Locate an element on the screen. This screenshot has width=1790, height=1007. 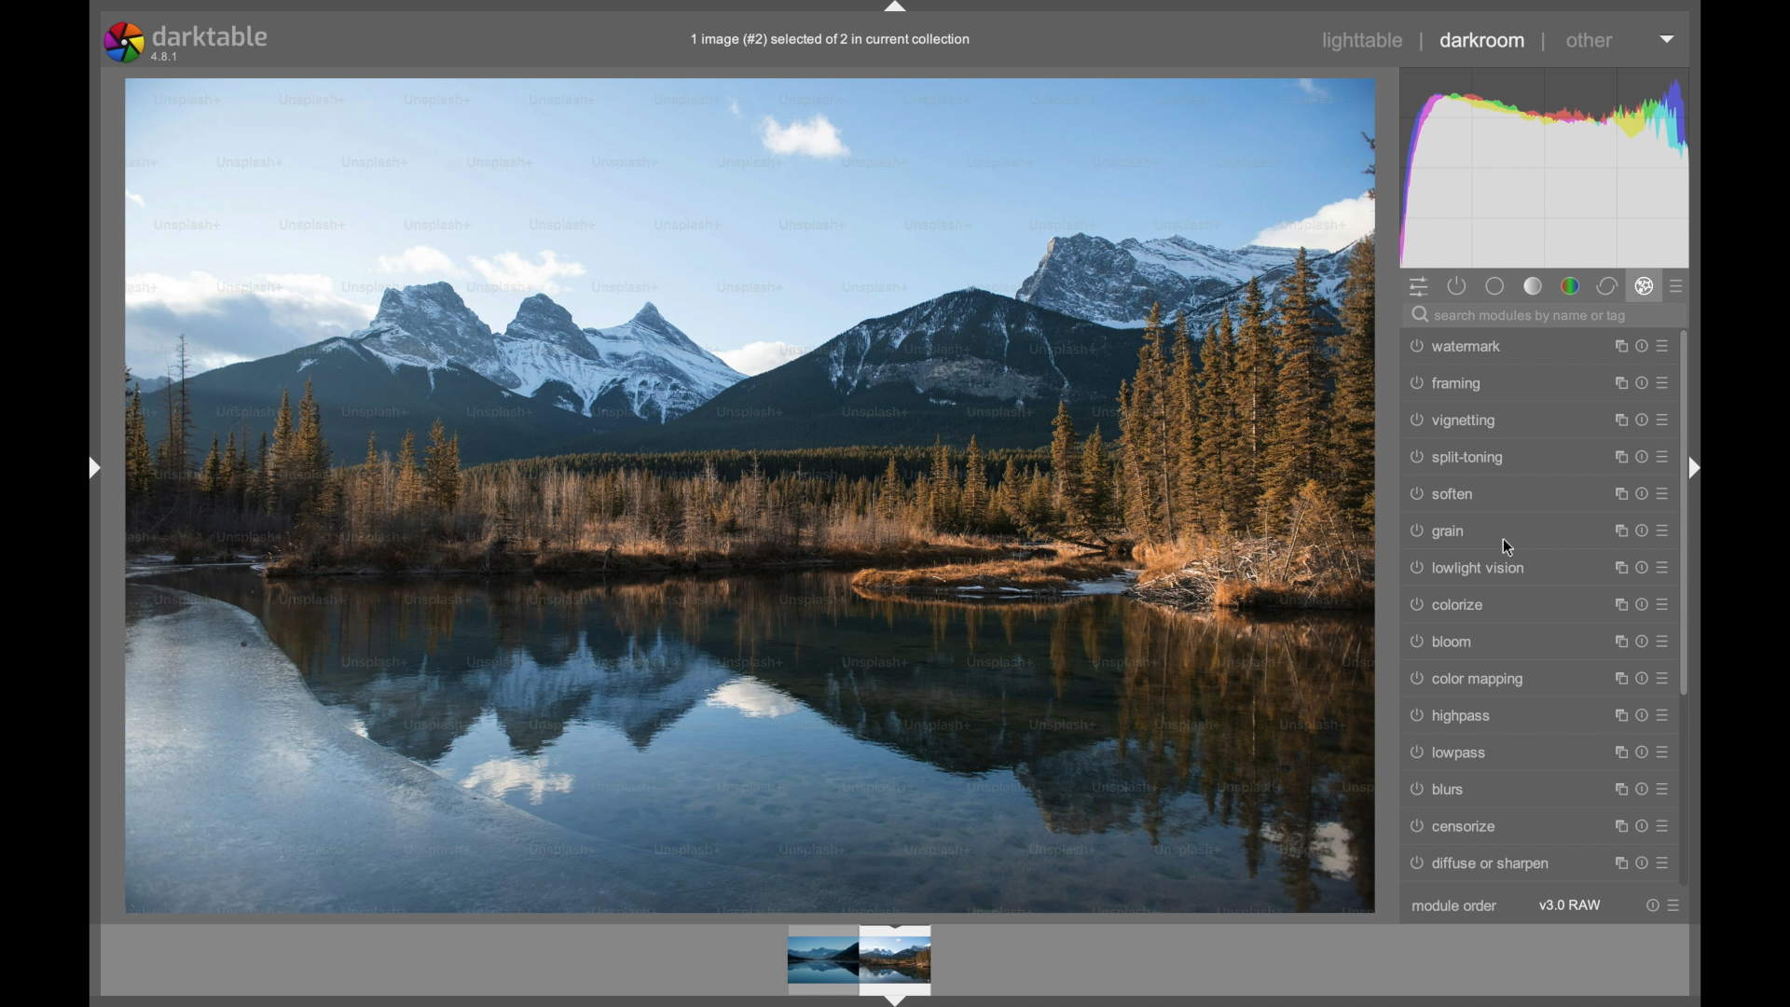
instance is located at coordinates (1616, 528).